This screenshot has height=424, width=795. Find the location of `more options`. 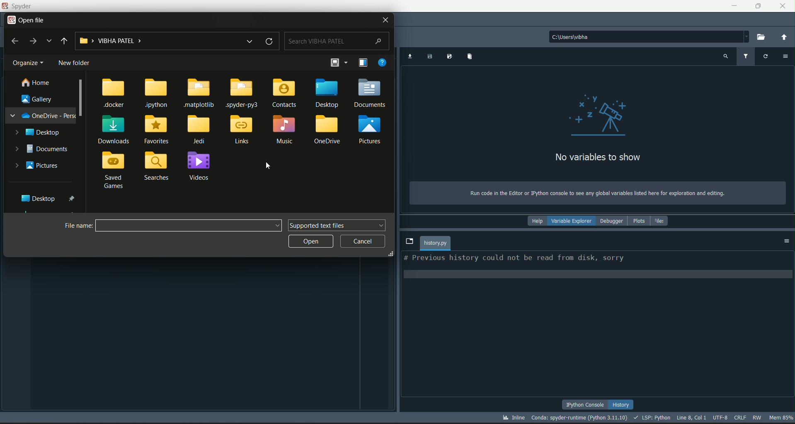

more options is located at coordinates (347, 62).